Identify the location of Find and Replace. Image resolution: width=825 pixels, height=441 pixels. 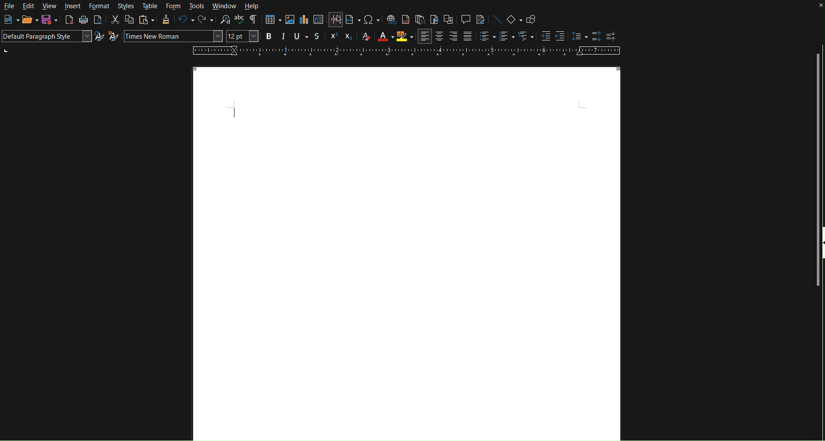
(224, 20).